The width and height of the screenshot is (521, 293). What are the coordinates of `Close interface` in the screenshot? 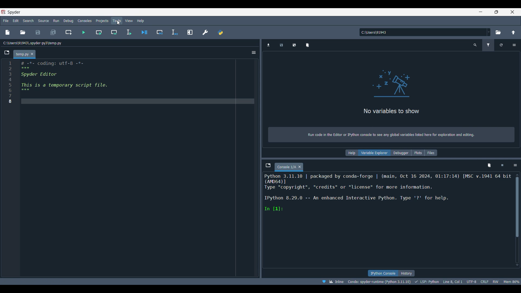 It's located at (512, 12).